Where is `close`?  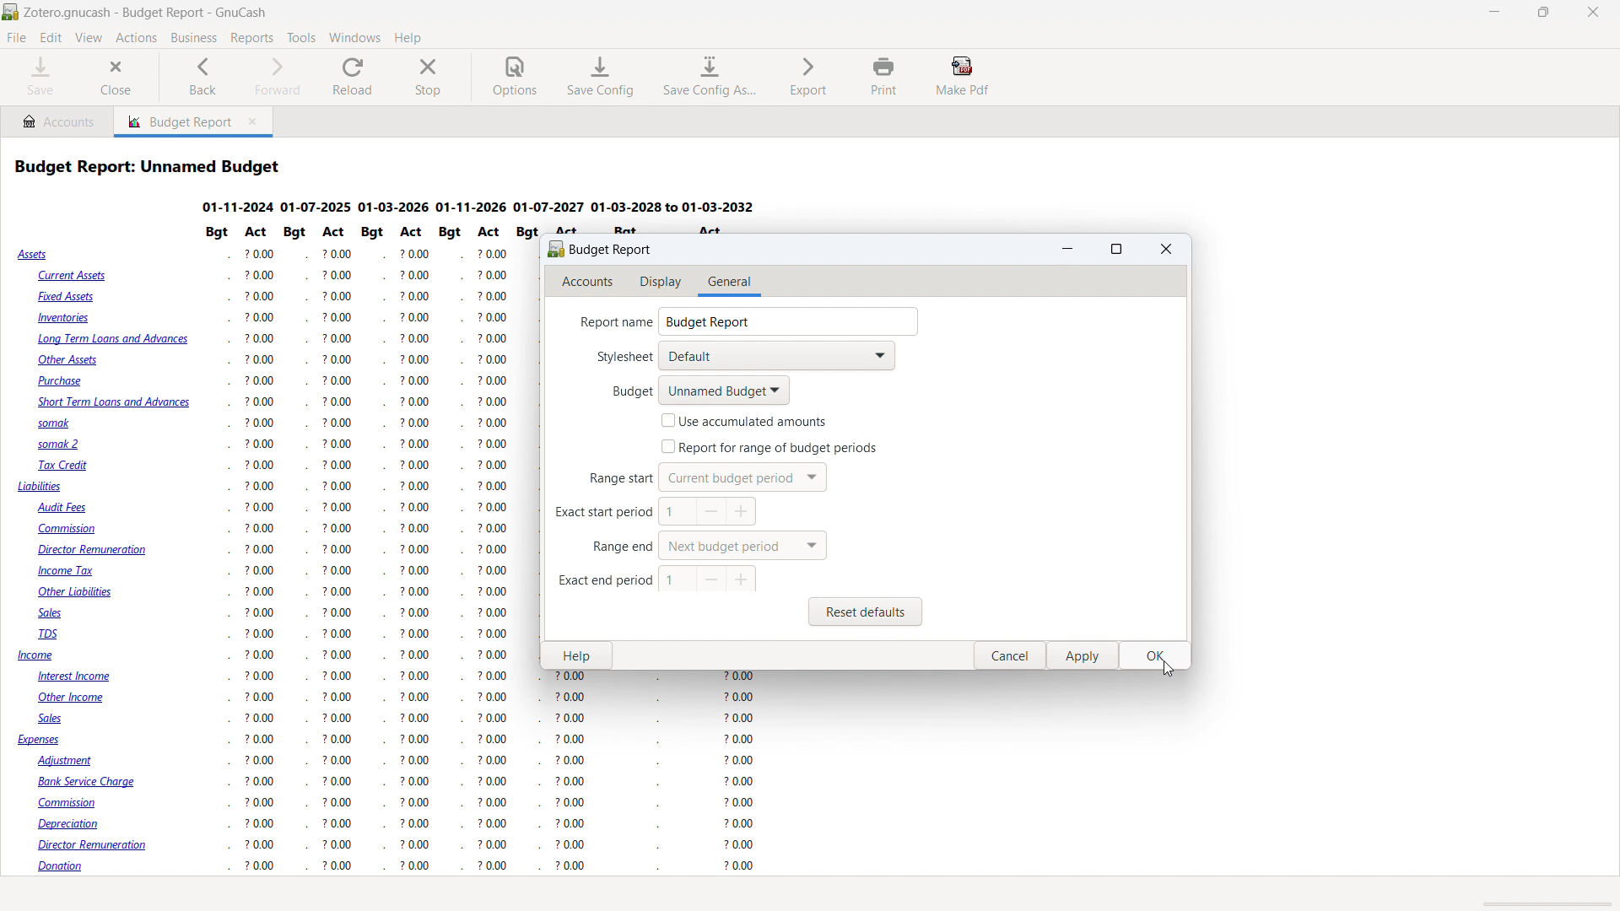 close is located at coordinates (1013, 657).